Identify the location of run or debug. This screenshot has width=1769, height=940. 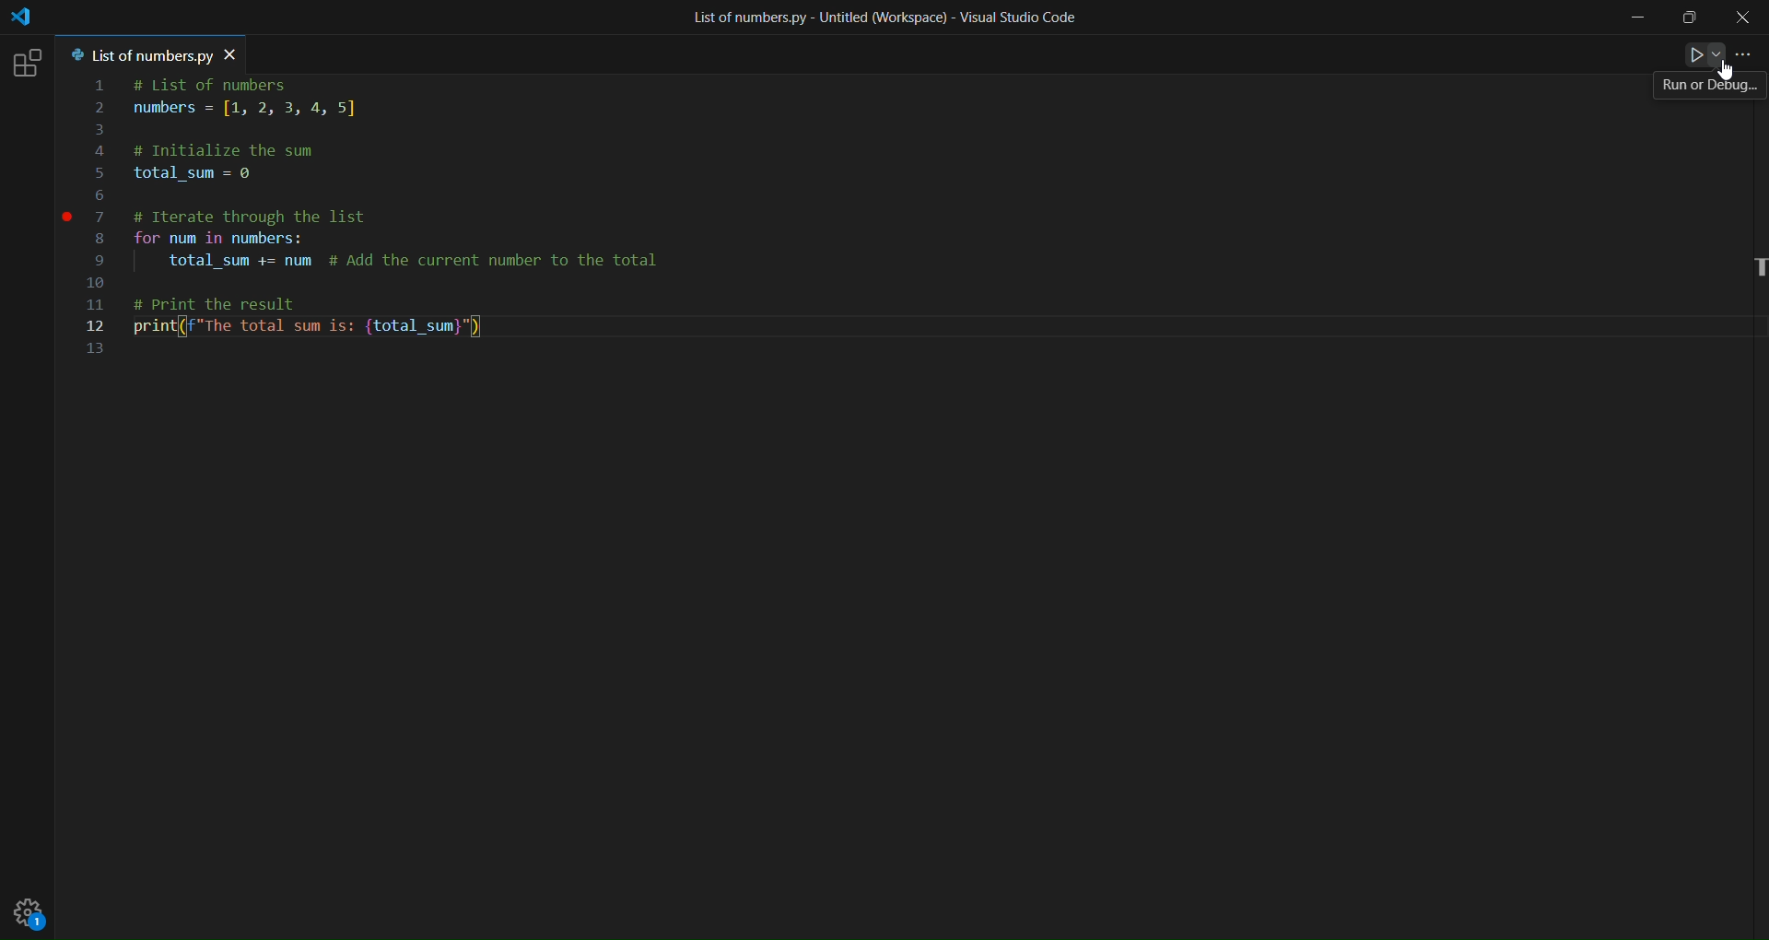
(1705, 88).